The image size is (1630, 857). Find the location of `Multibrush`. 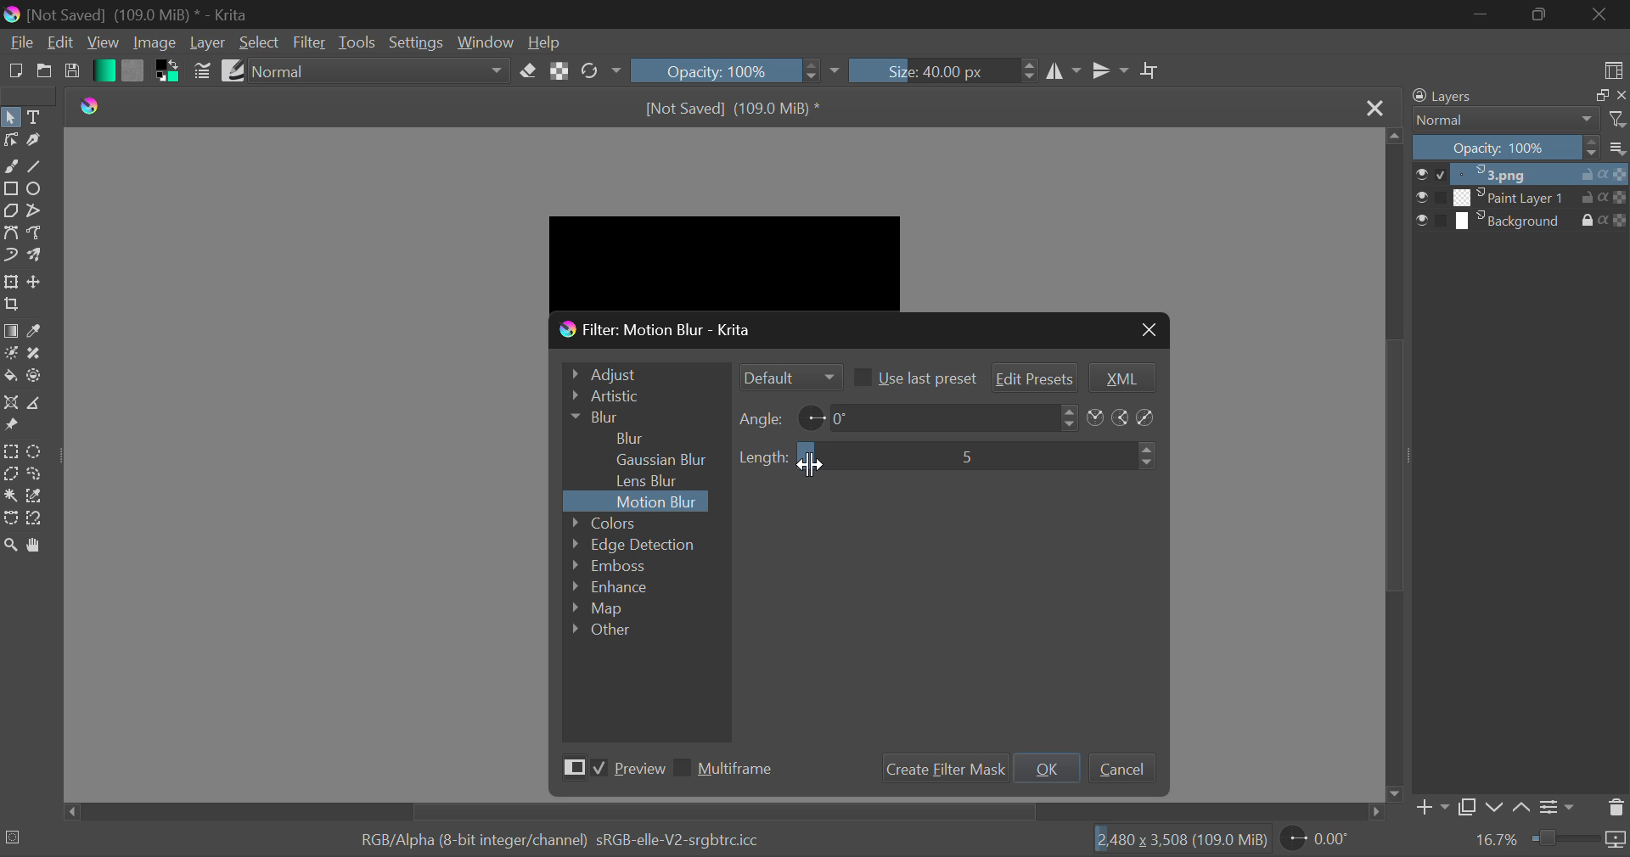

Multibrush is located at coordinates (37, 256).